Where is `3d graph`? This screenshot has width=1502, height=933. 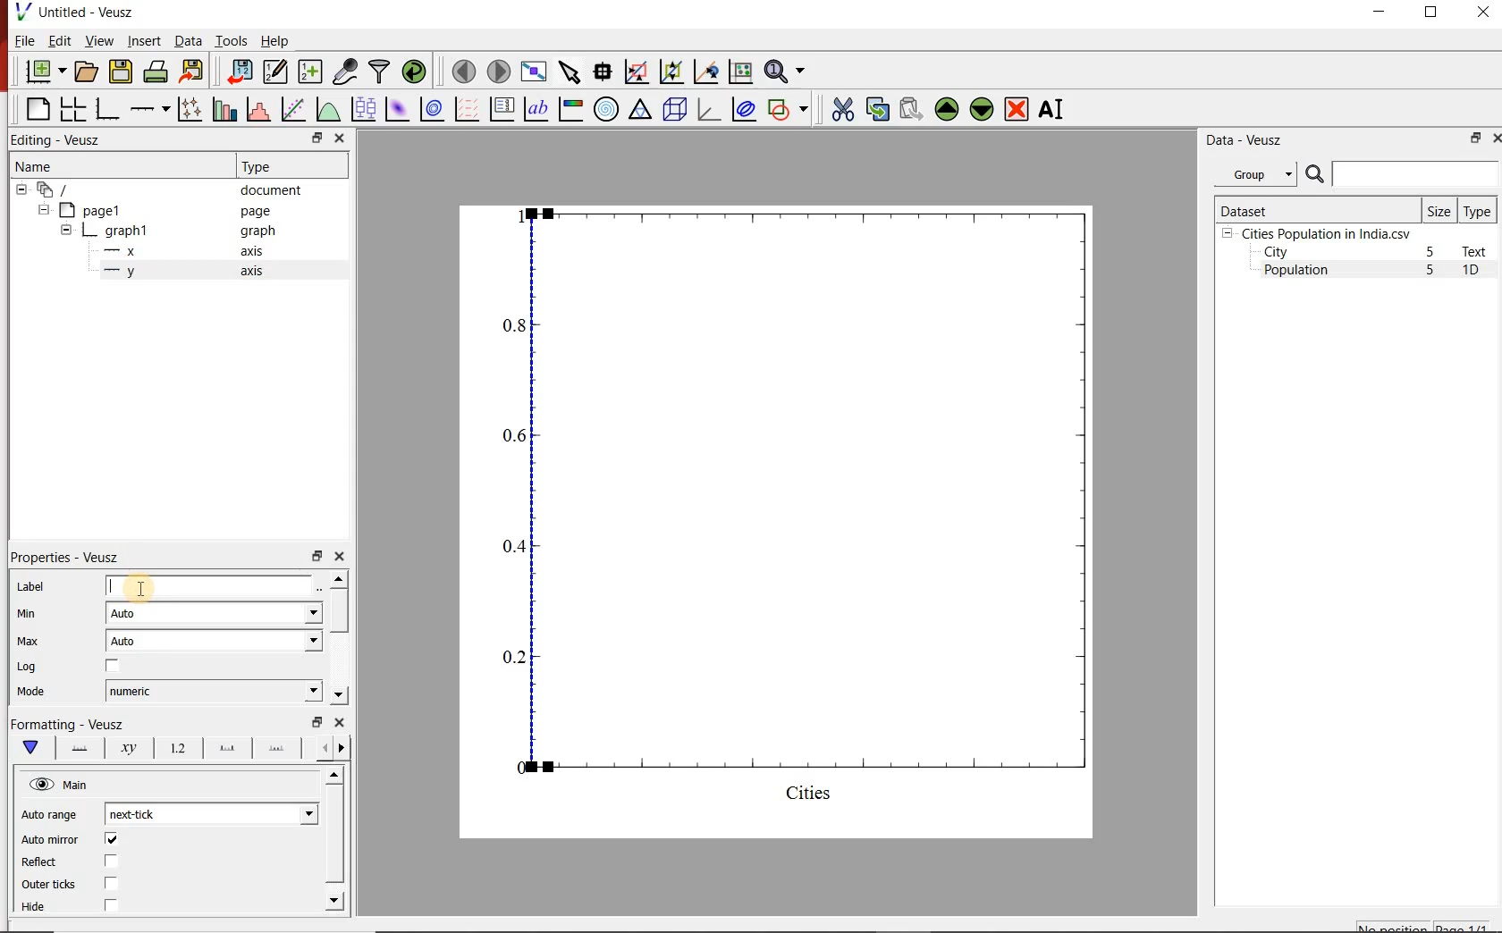
3d graph is located at coordinates (707, 109).